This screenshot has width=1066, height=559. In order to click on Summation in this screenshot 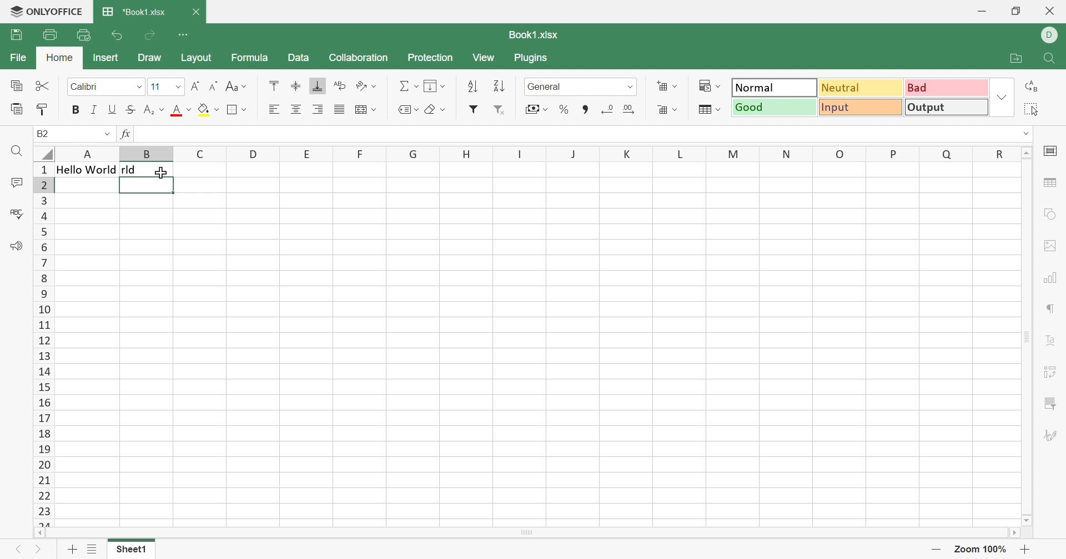, I will do `click(409, 87)`.